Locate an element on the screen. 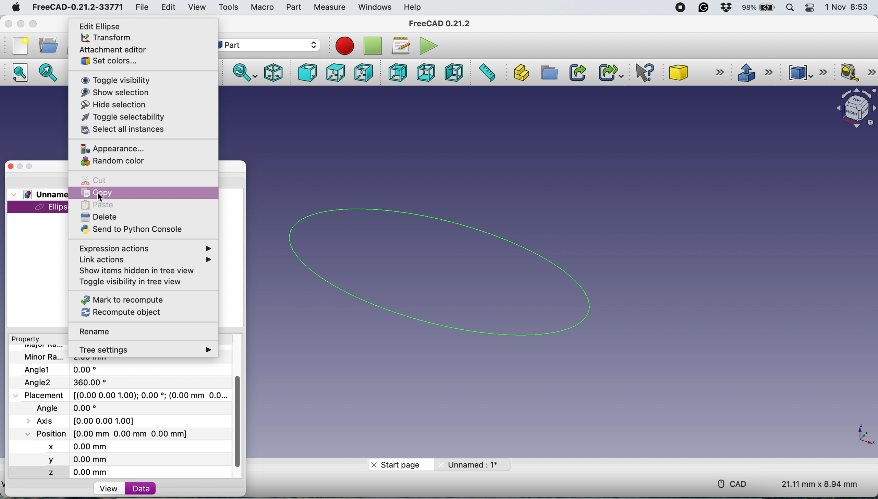  measure distance is located at coordinates (484, 73).